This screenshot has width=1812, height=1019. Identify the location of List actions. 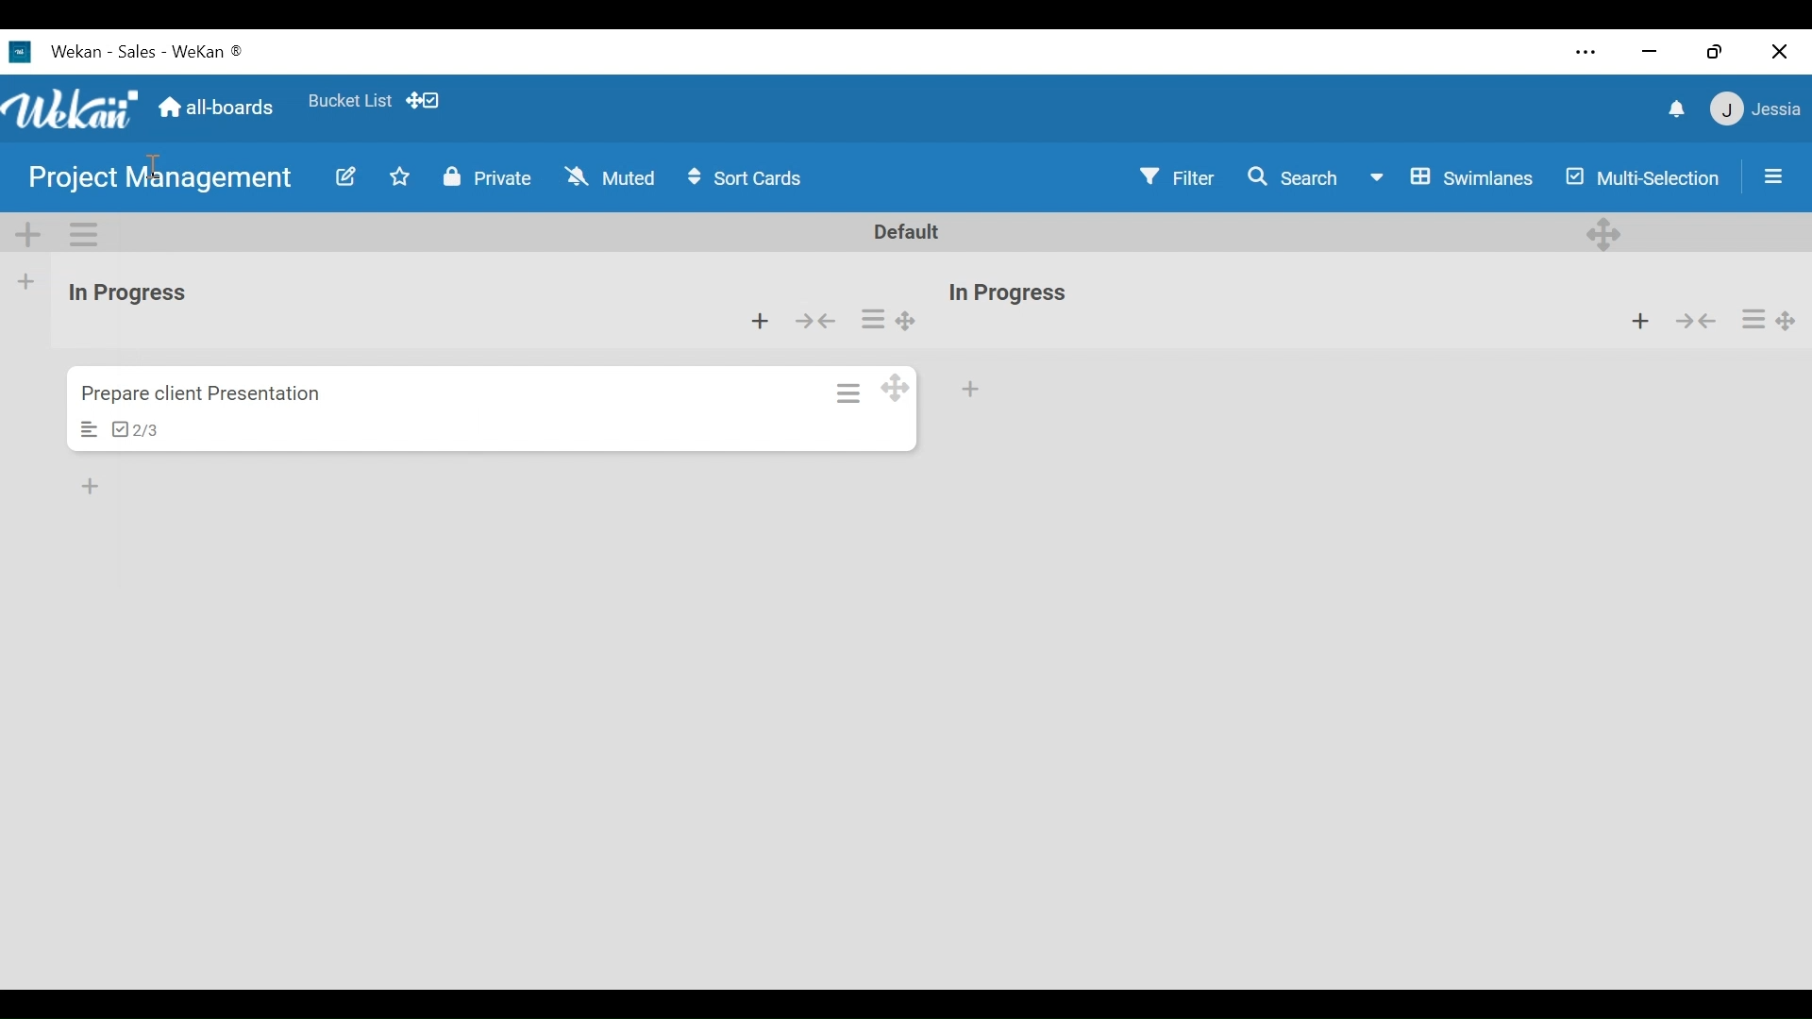
(873, 317).